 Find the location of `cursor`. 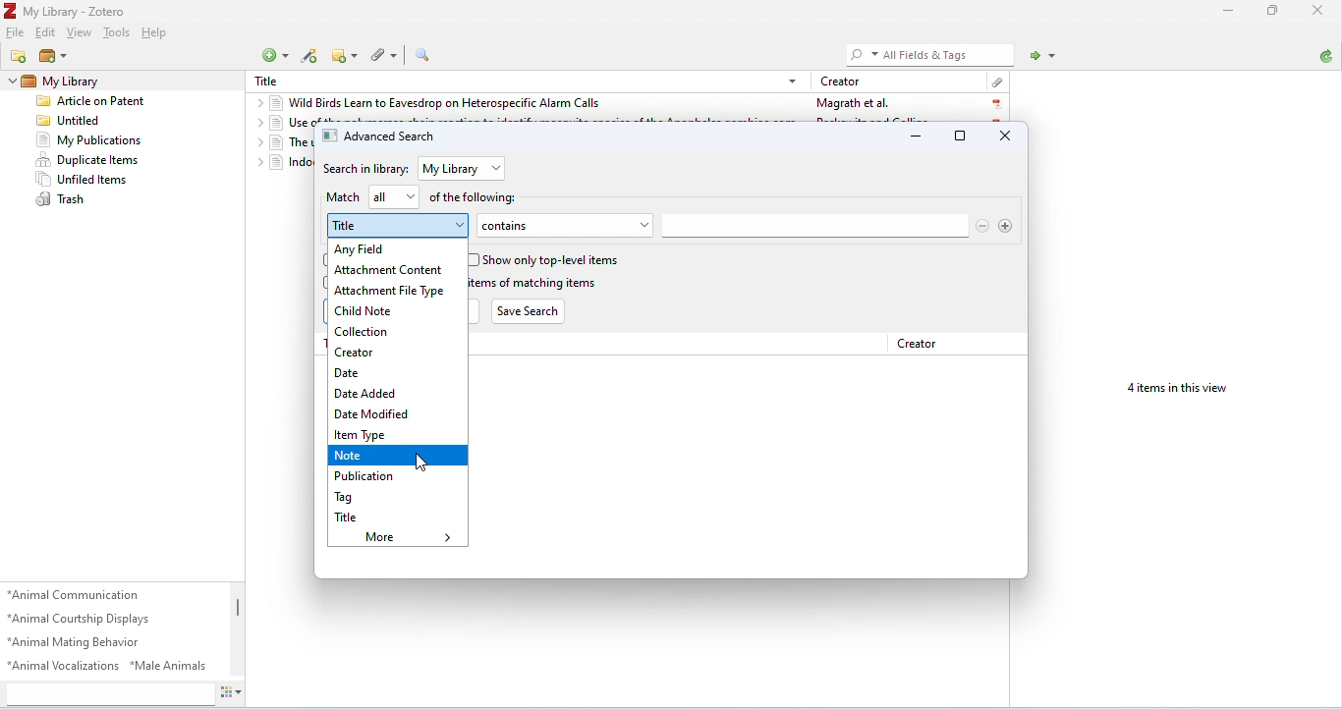

cursor is located at coordinates (423, 464).